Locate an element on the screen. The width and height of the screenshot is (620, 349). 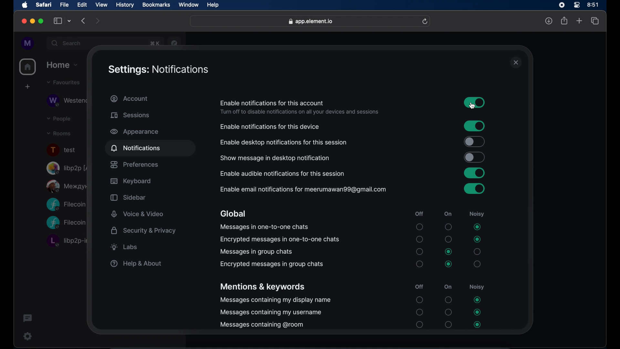
time is located at coordinates (593, 5).